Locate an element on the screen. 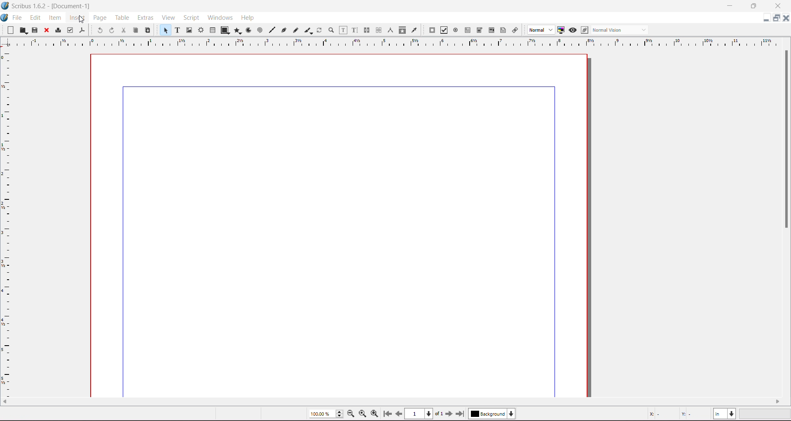  Link Annotations is located at coordinates (516, 30).